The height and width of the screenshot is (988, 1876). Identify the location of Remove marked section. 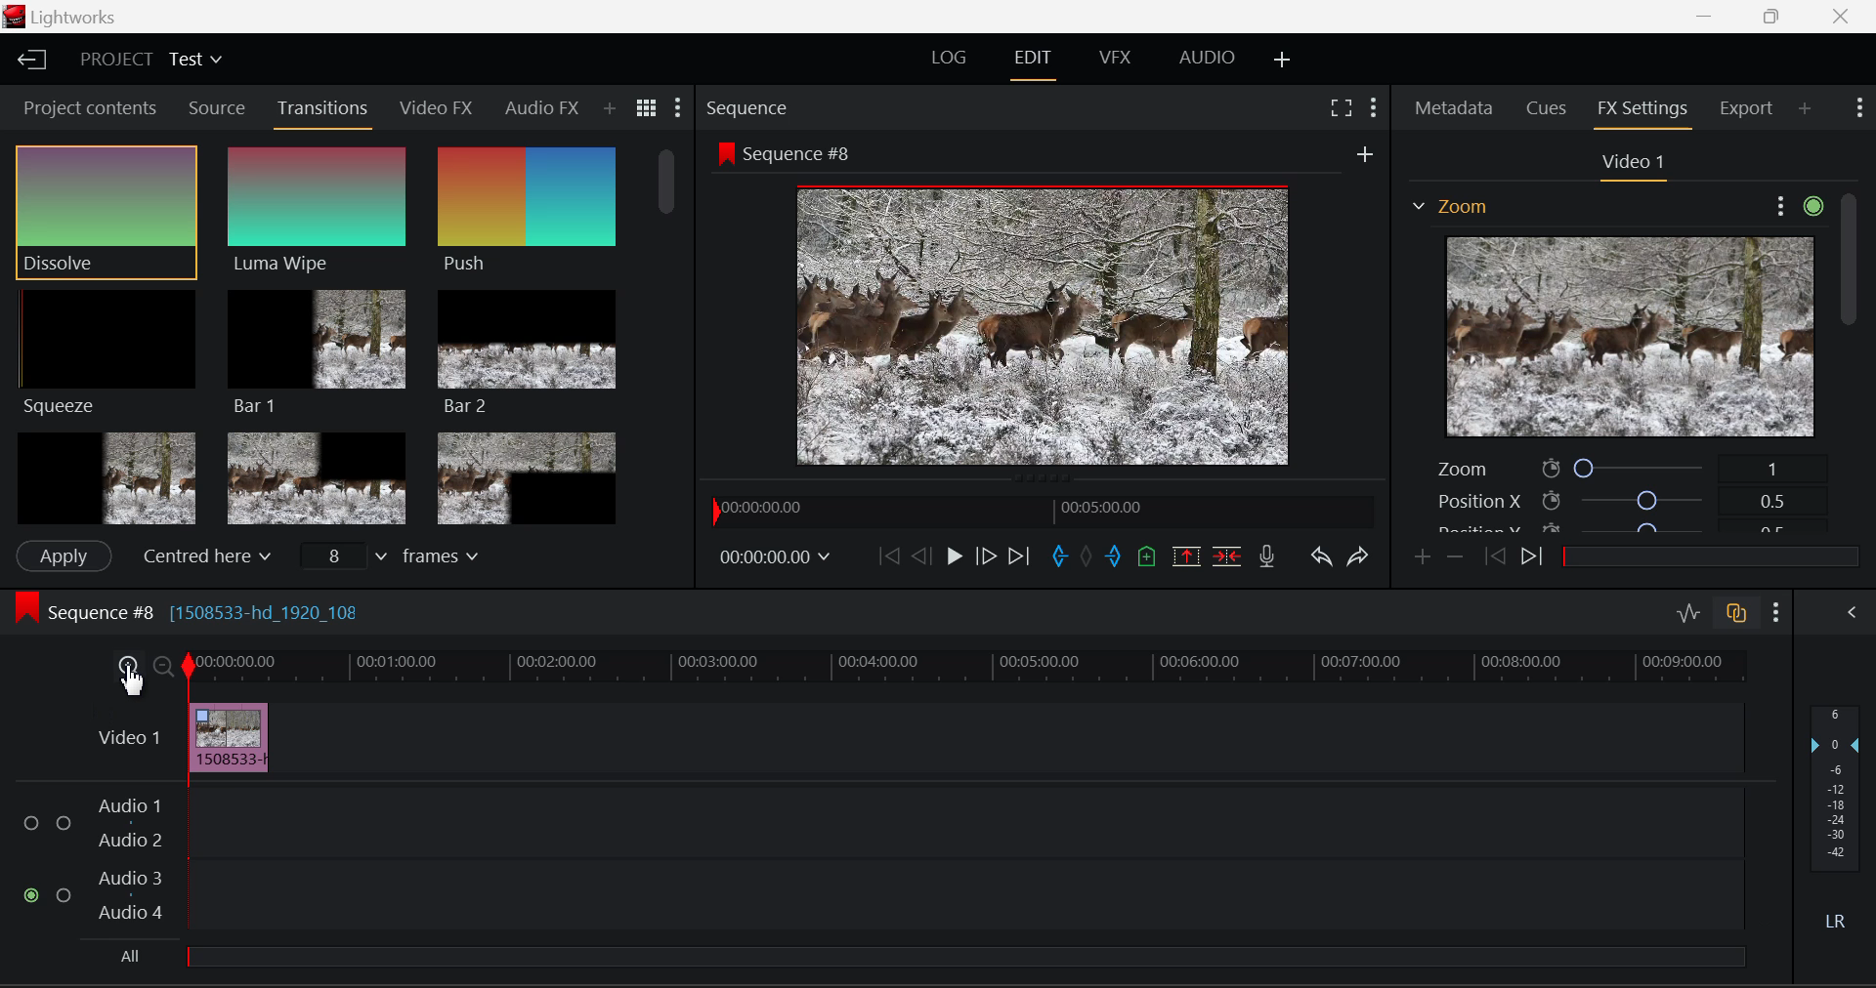
(1185, 554).